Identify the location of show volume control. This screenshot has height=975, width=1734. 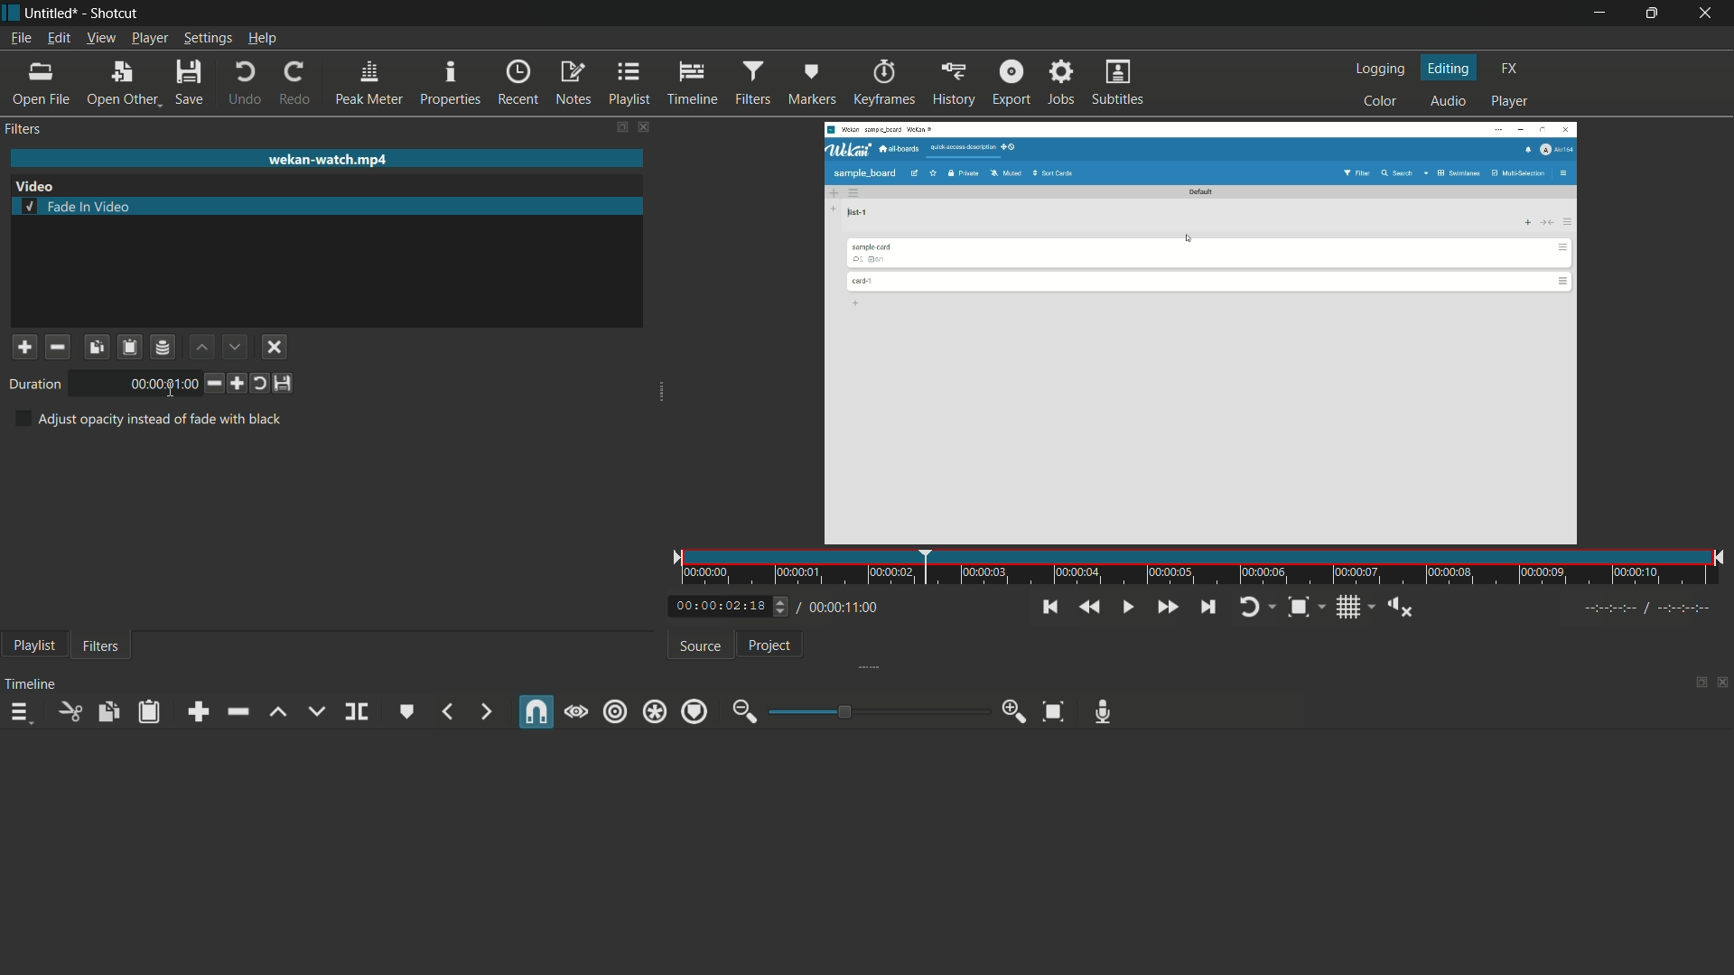
(1402, 608).